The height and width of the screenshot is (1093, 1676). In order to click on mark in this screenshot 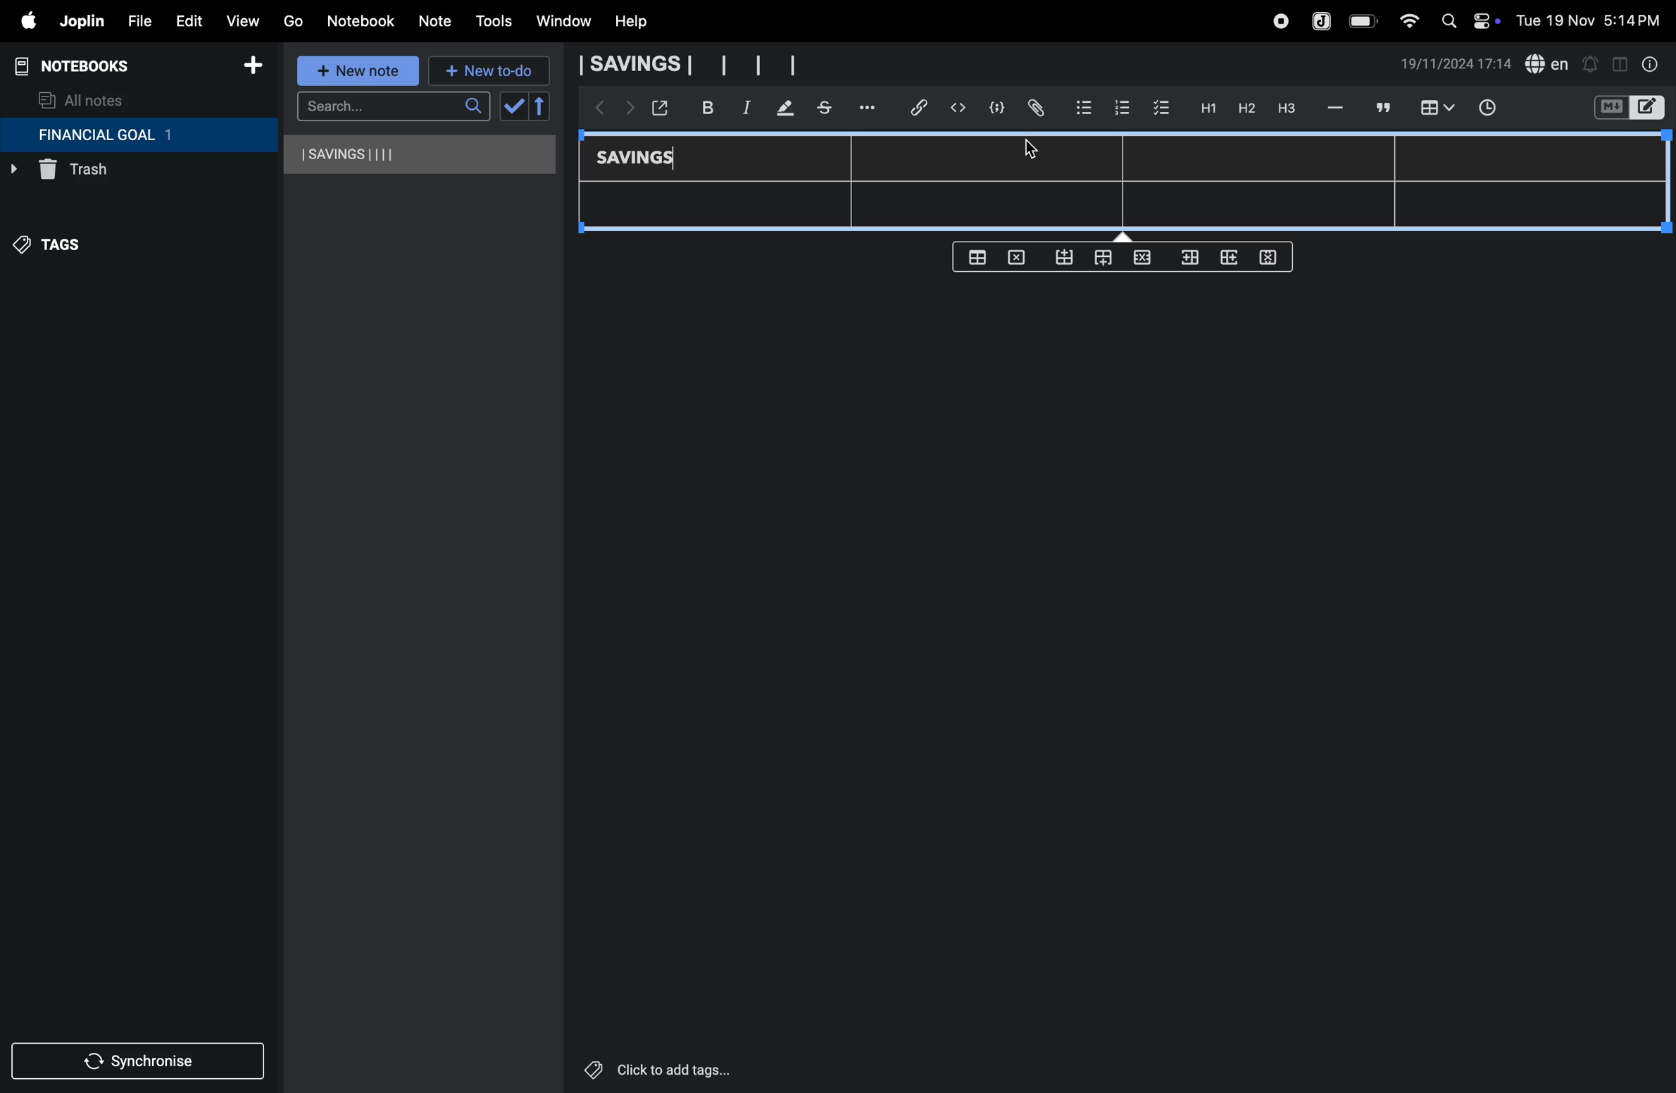, I will do `click(781, 109)`.